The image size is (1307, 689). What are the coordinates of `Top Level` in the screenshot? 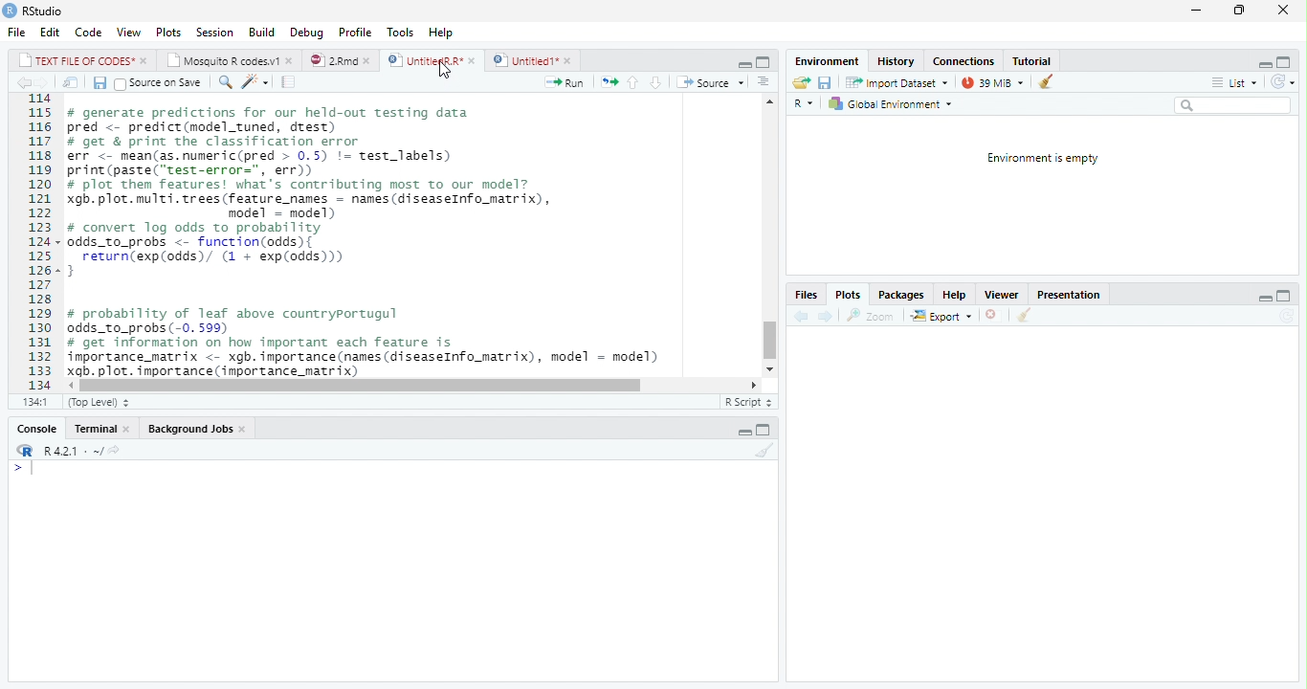 It's located at (100, 401).